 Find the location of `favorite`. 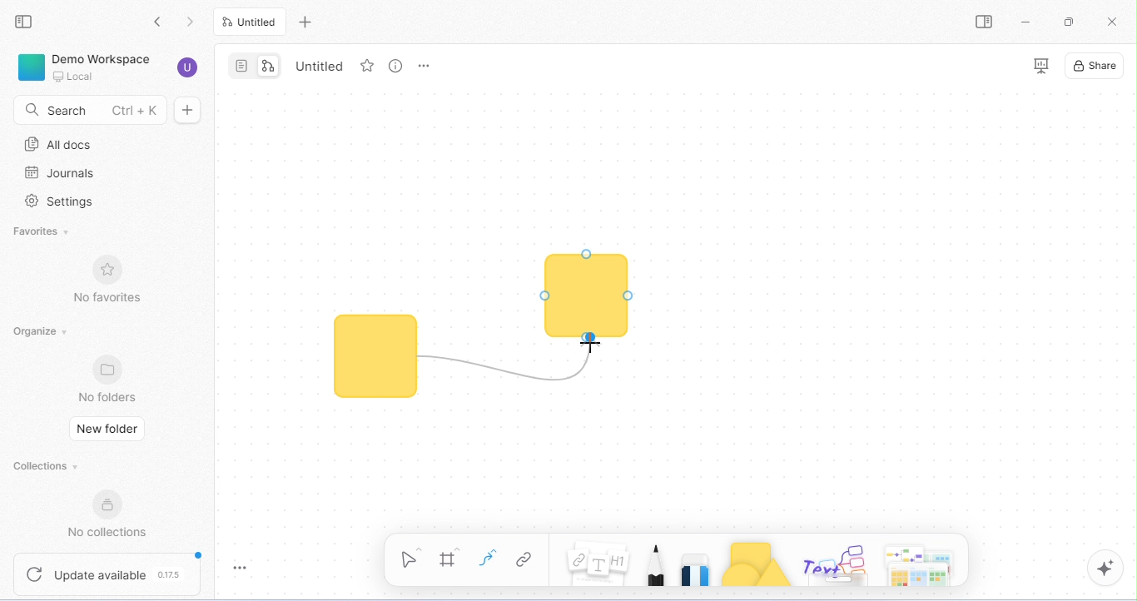

favorite is located at coordinates (367, 66).